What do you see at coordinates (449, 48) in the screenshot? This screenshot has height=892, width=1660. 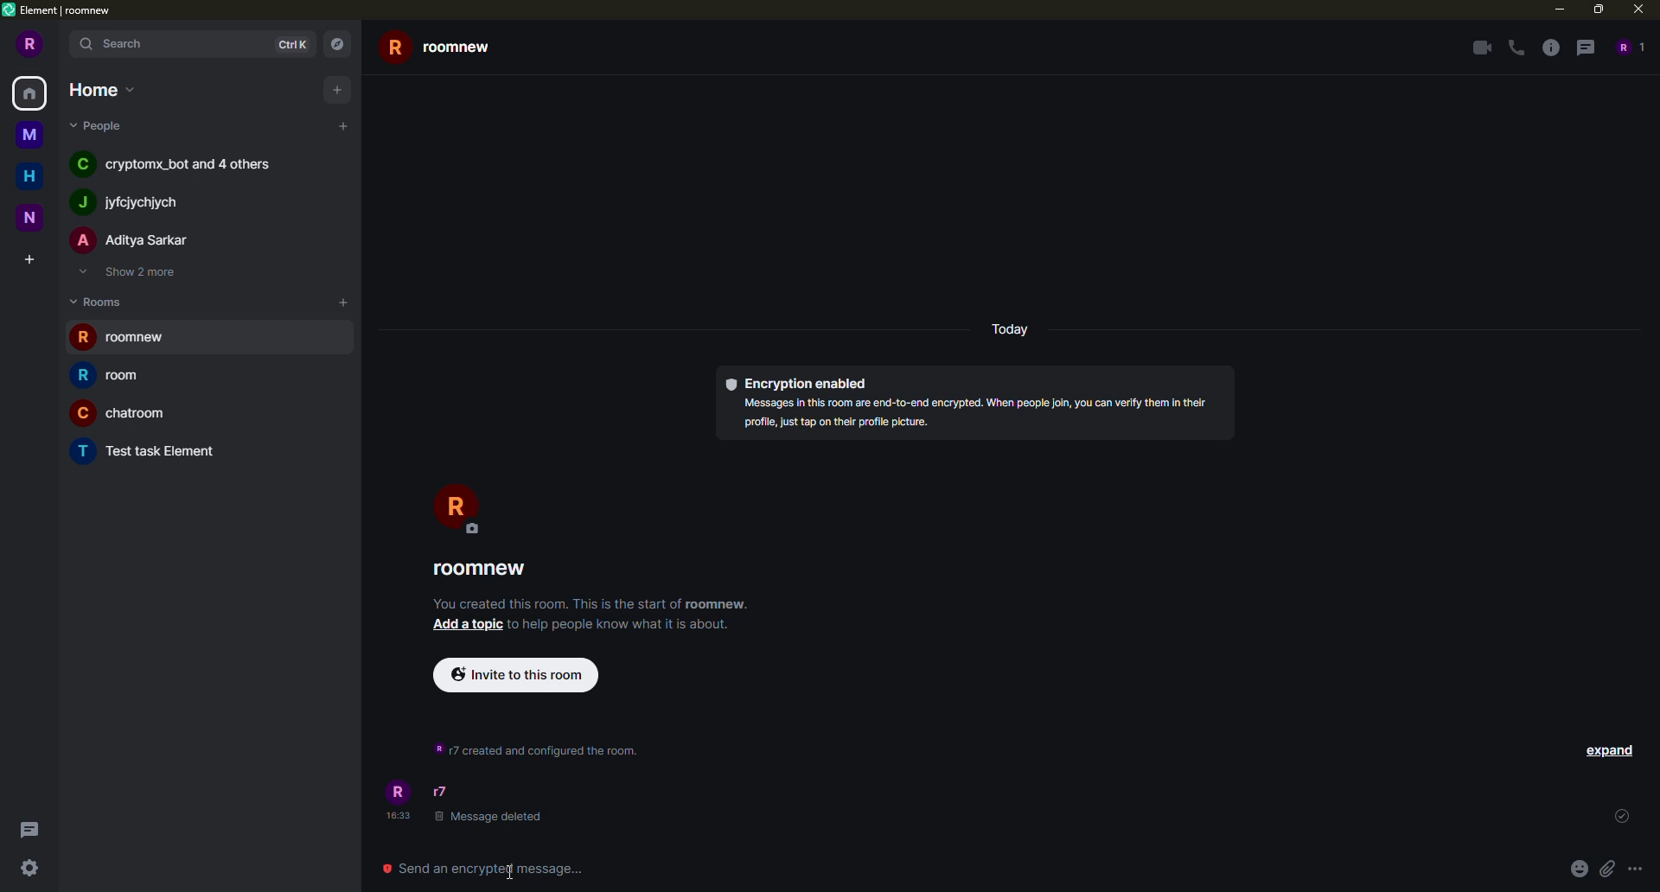 I see `room` at bounding box center [449, 48].